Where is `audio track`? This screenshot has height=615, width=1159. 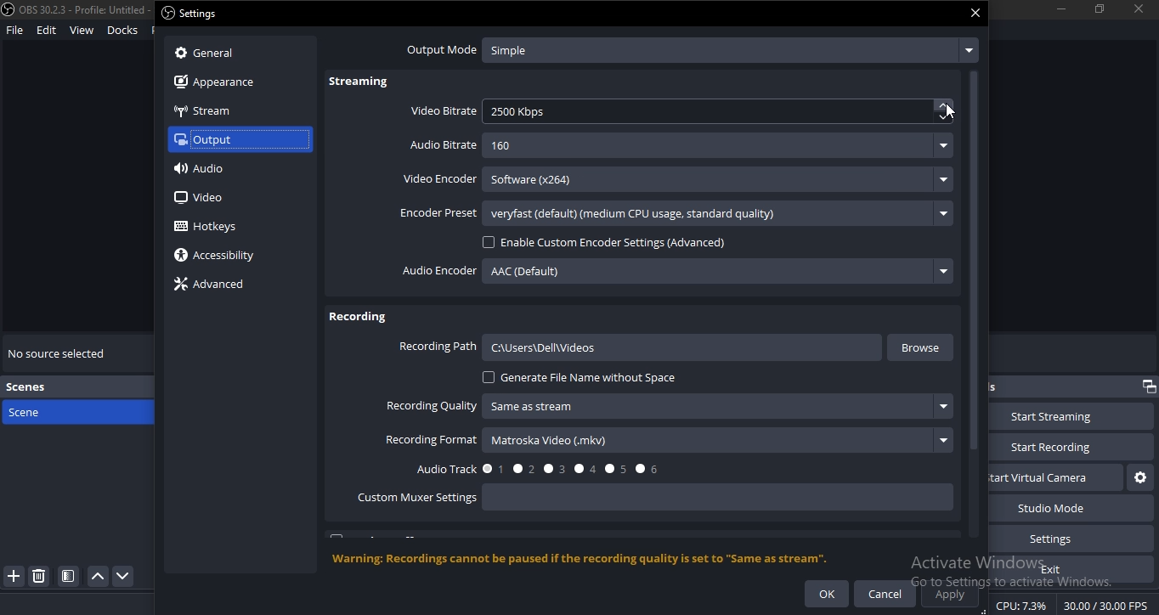
audio track is located at coordinates (544, 469).